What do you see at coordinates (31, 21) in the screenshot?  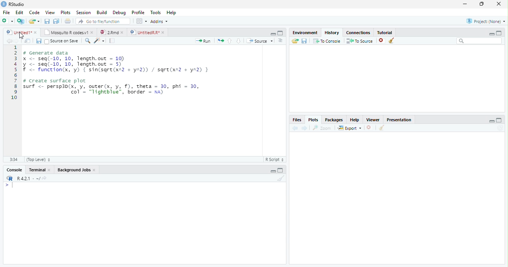 I see `Open an existing file` at bounding box center [31, 21].